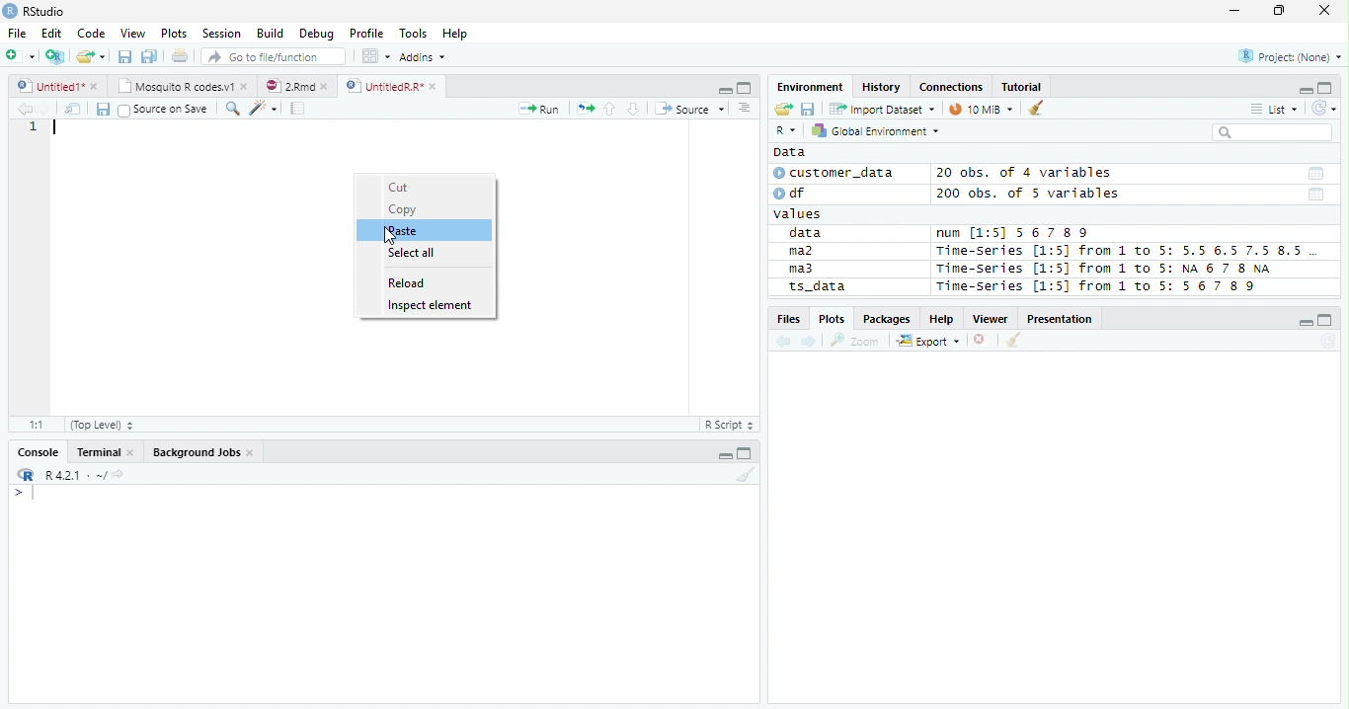  Describe the element at coordinates (1327, 320) in the screenshot. I see `Maximize` at that location.